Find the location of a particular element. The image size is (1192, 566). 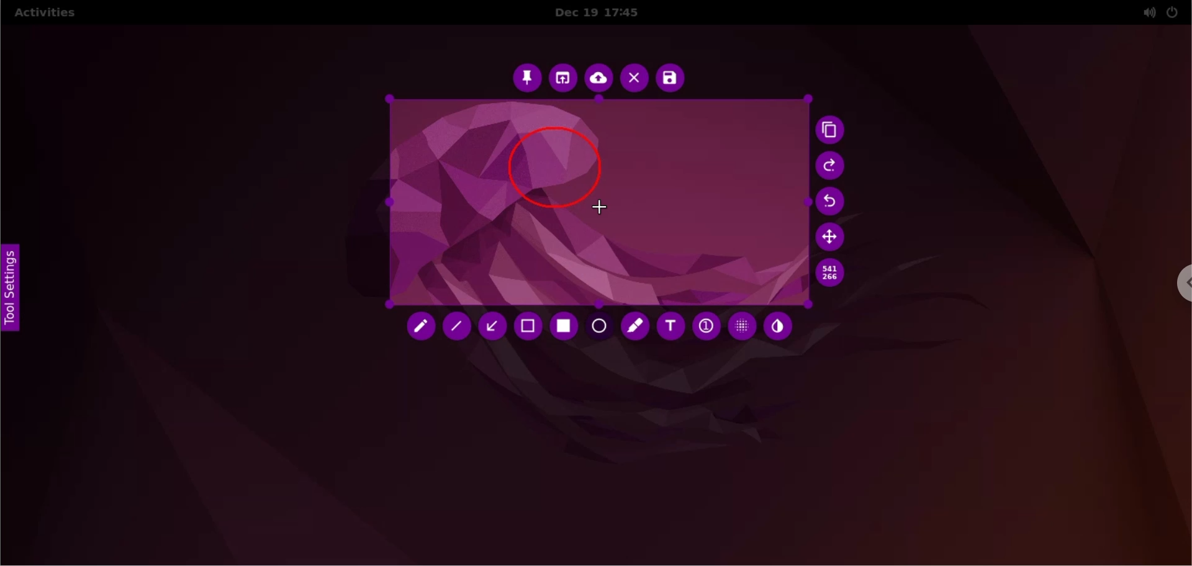

copy to clipboard is located at coordinates (833, 132).